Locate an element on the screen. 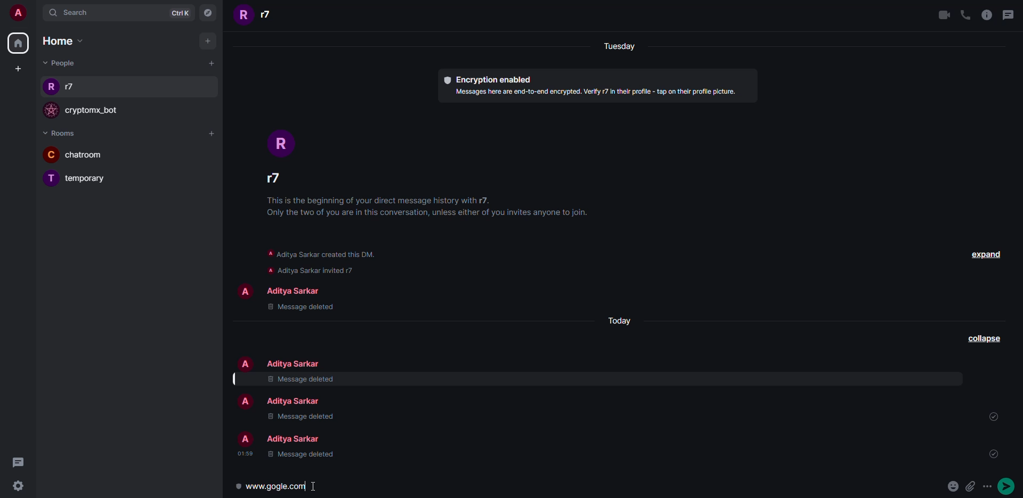  attach is located at coordinates (971, 485).